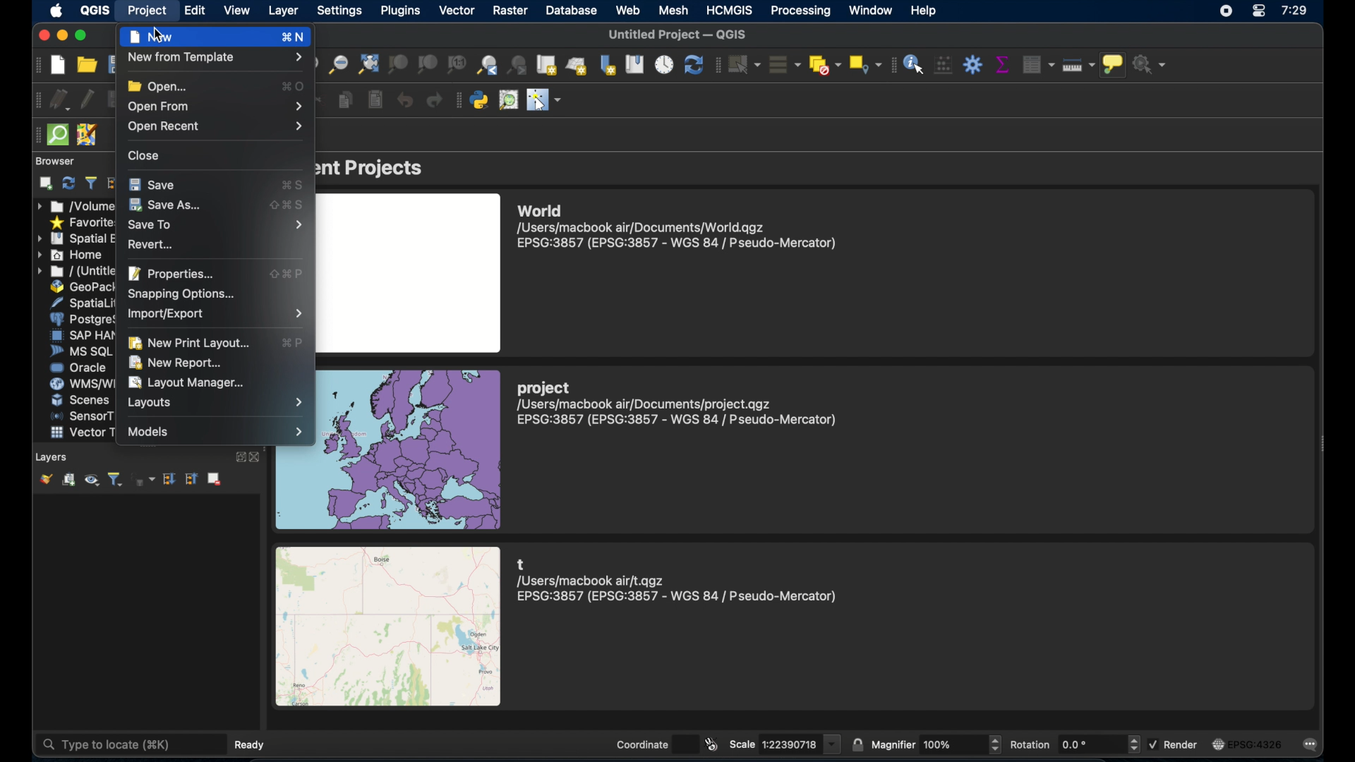 The image size is (1355, 762). Describe the element at coordinates (664, 65) in the screenshot. I see `temporal controller panel` at that location.